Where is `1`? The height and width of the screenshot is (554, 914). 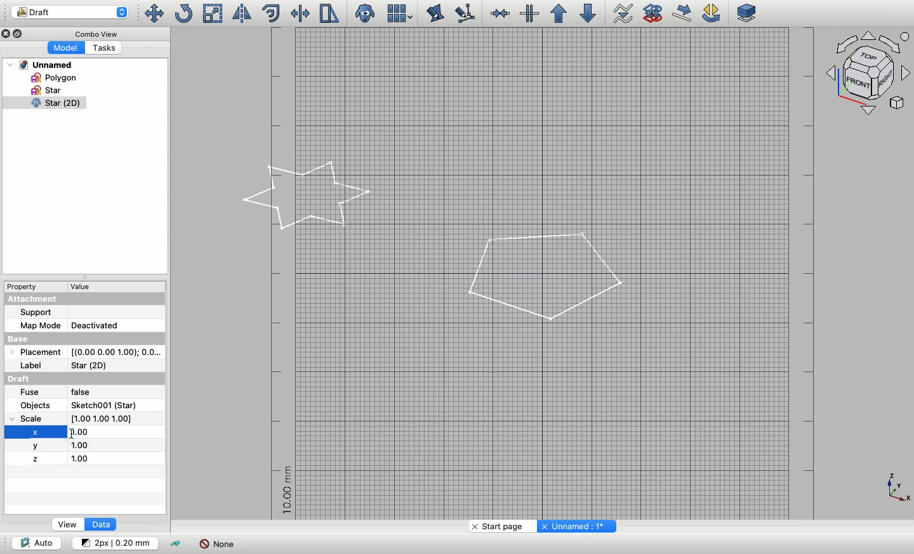 1 is located at coordinates (90, 446).